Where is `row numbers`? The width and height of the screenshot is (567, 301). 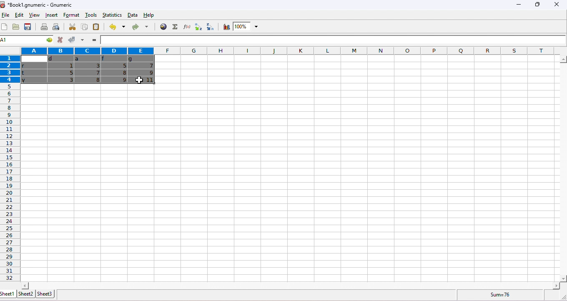
row numbers is located at coordinates (9, 168).